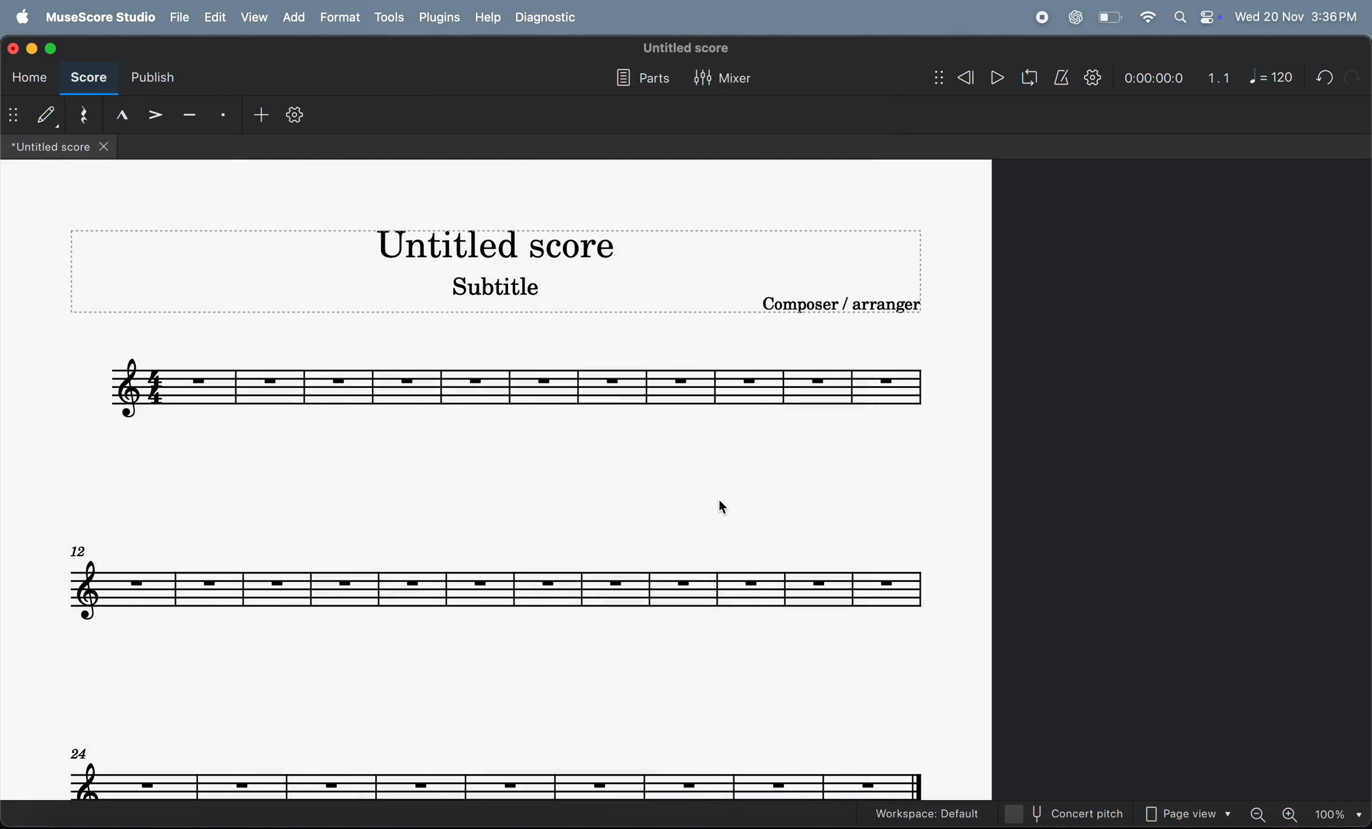  I want to click on edit, so click(214, 18).